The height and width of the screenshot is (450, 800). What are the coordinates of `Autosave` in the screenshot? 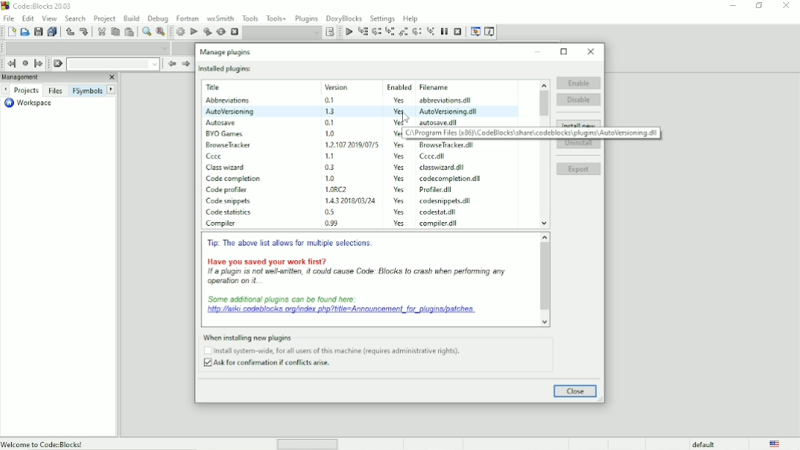 It's located at (221, 123).